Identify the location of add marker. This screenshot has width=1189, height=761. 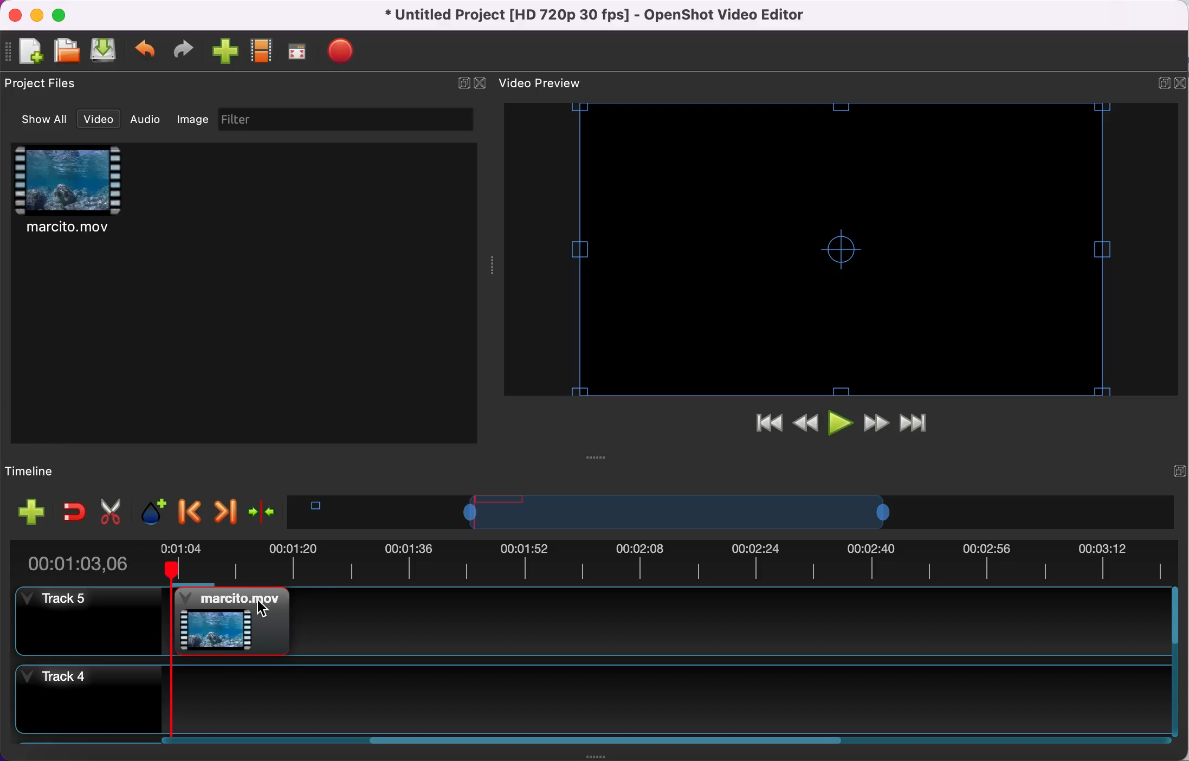
(150, 511).